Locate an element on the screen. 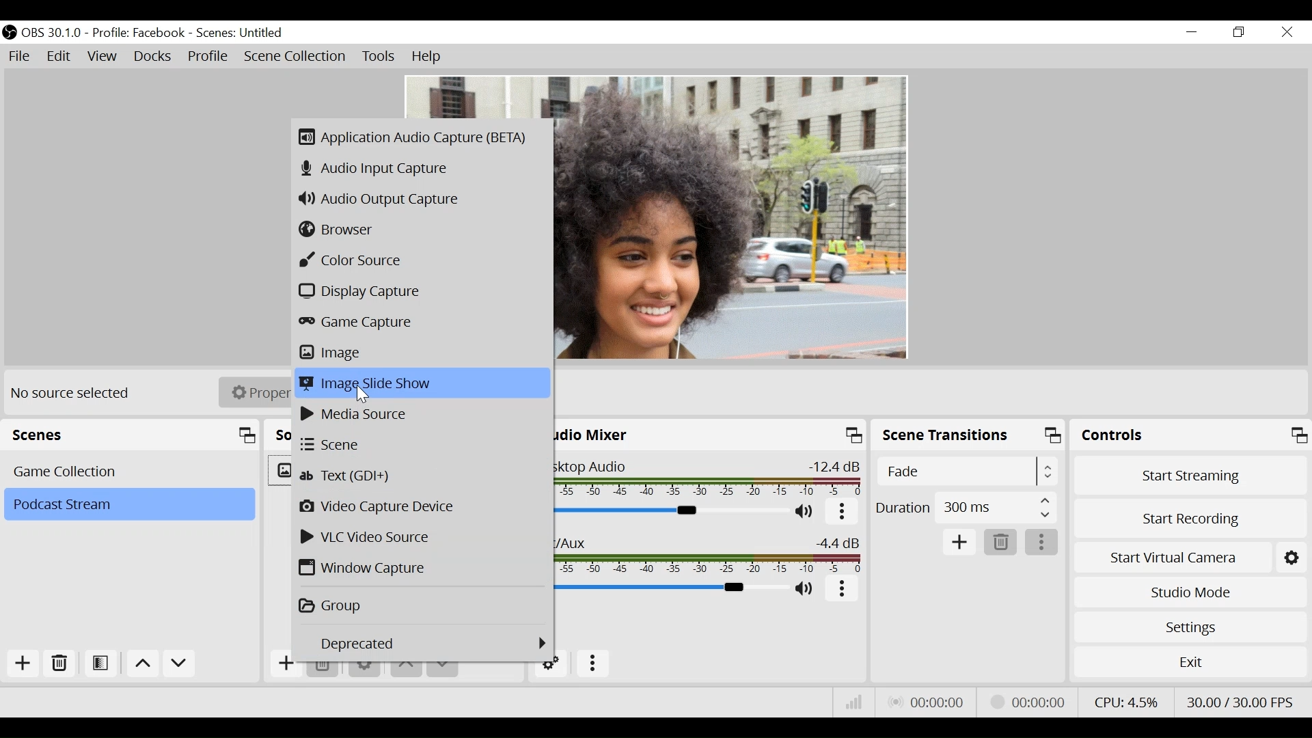 The image size is (1312, 738). Frame Per Second is located at coordinates (1240, 699).